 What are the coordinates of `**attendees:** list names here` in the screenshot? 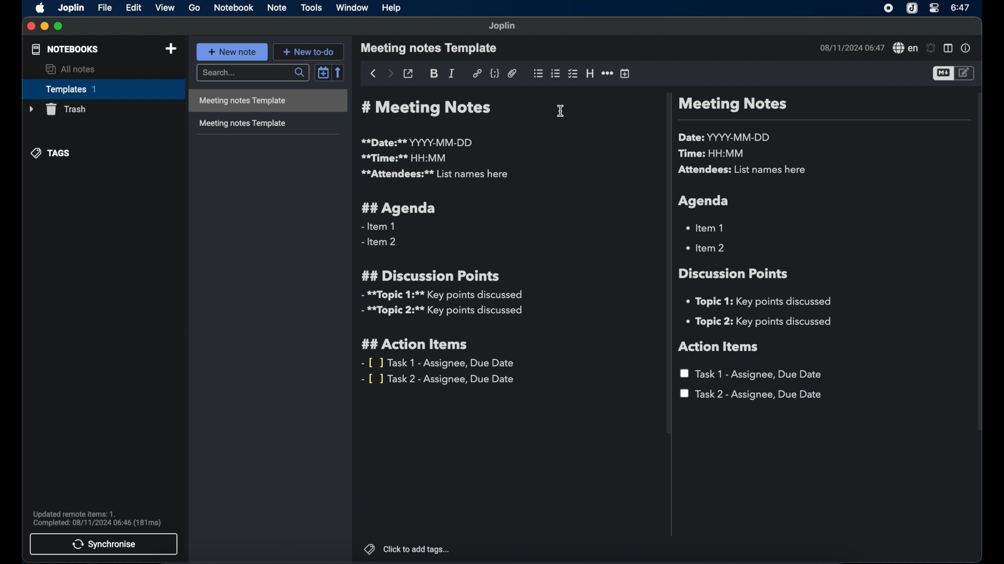 It's located at (434, 174).